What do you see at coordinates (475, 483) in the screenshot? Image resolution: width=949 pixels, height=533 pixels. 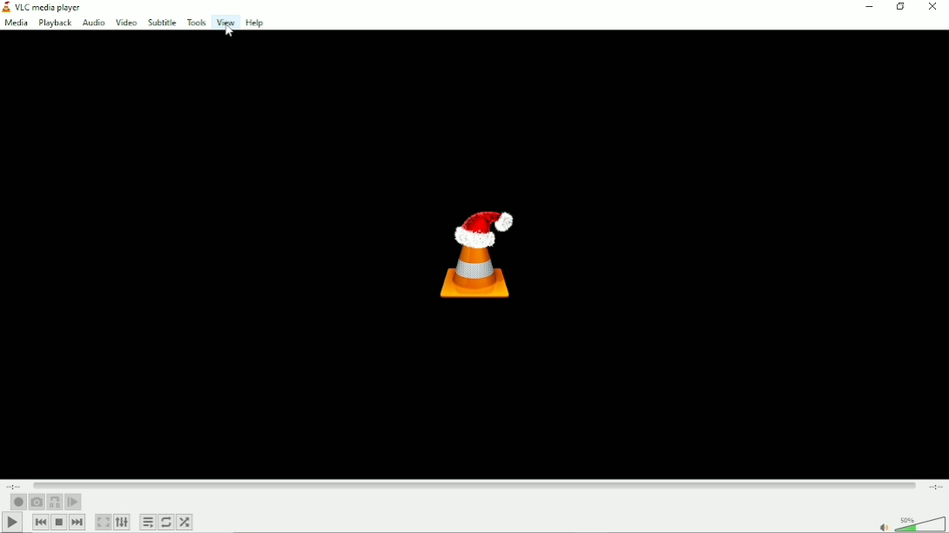 I see `Play duration` at bounding box center [475, 483].